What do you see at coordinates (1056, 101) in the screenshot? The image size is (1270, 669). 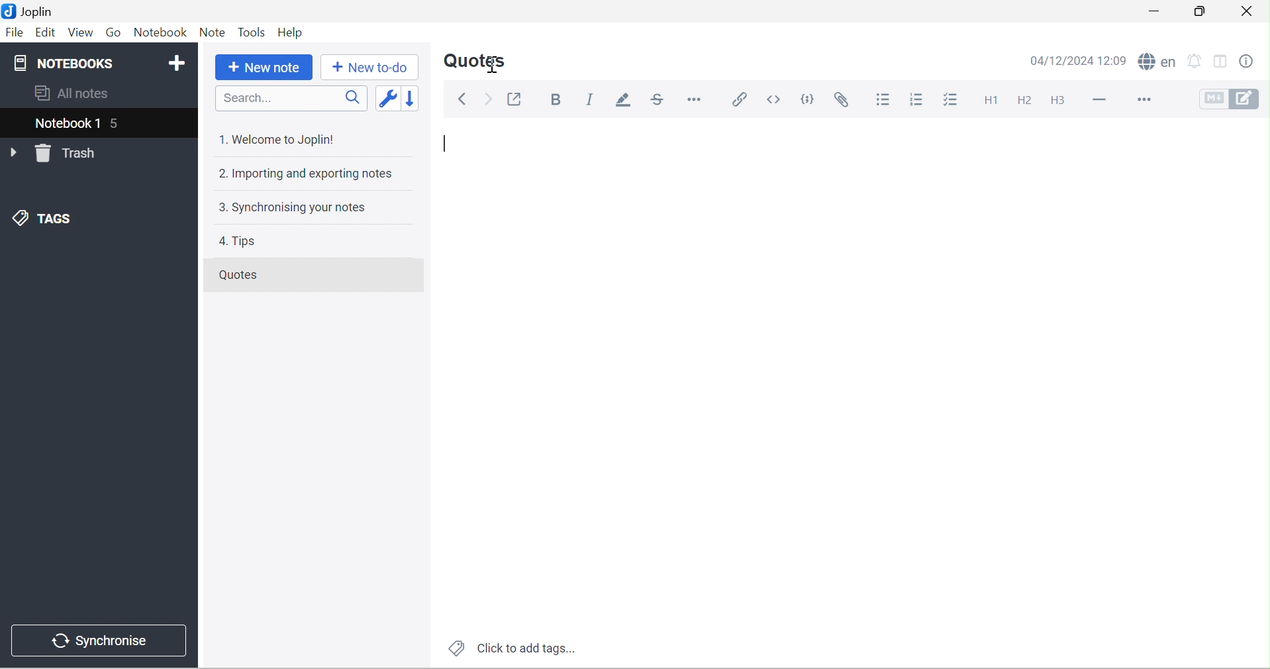 I see `Heading 3` at bounding box center [1056, 101].